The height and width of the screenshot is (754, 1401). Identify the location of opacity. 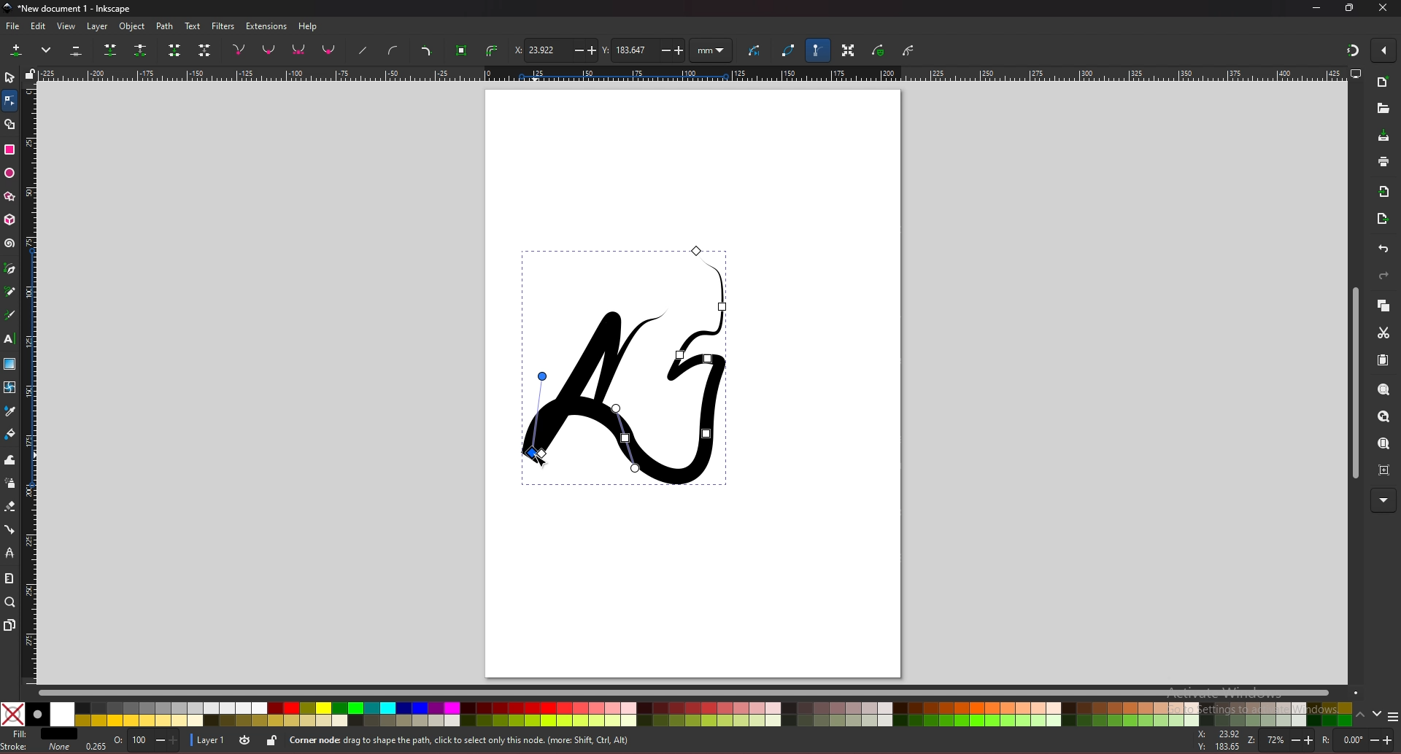
(147, 741).